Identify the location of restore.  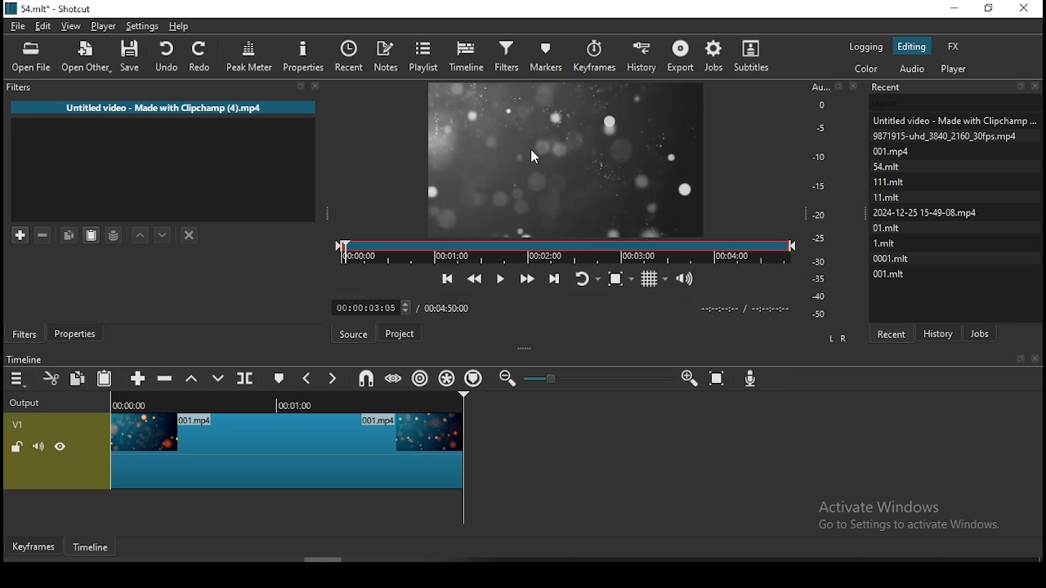
(990, 9).